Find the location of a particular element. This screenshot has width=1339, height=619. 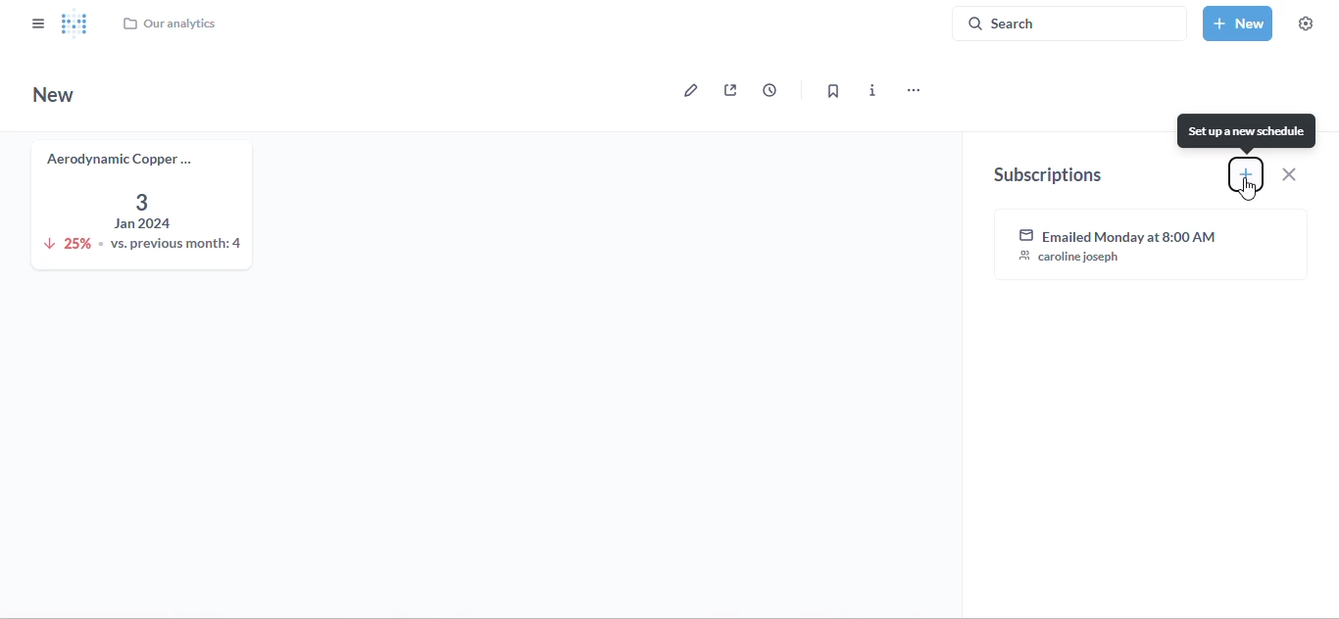

cursor is located at coordinates (1249, 190).